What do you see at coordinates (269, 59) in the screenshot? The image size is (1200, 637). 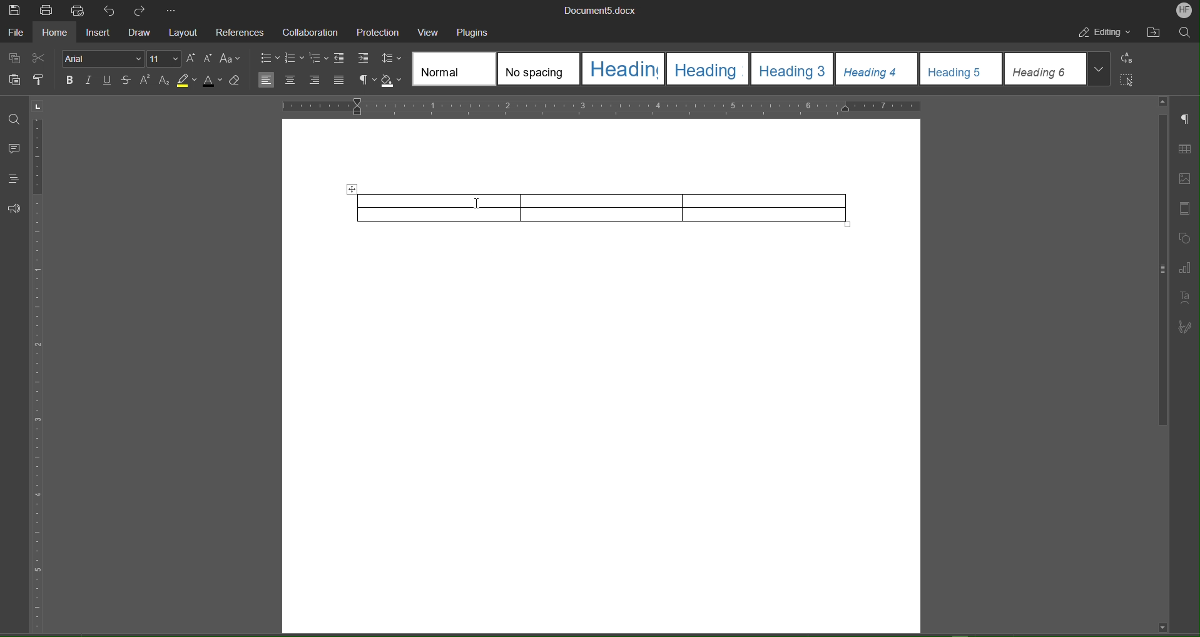 I see `bullets` at bounding box center [269, 59].